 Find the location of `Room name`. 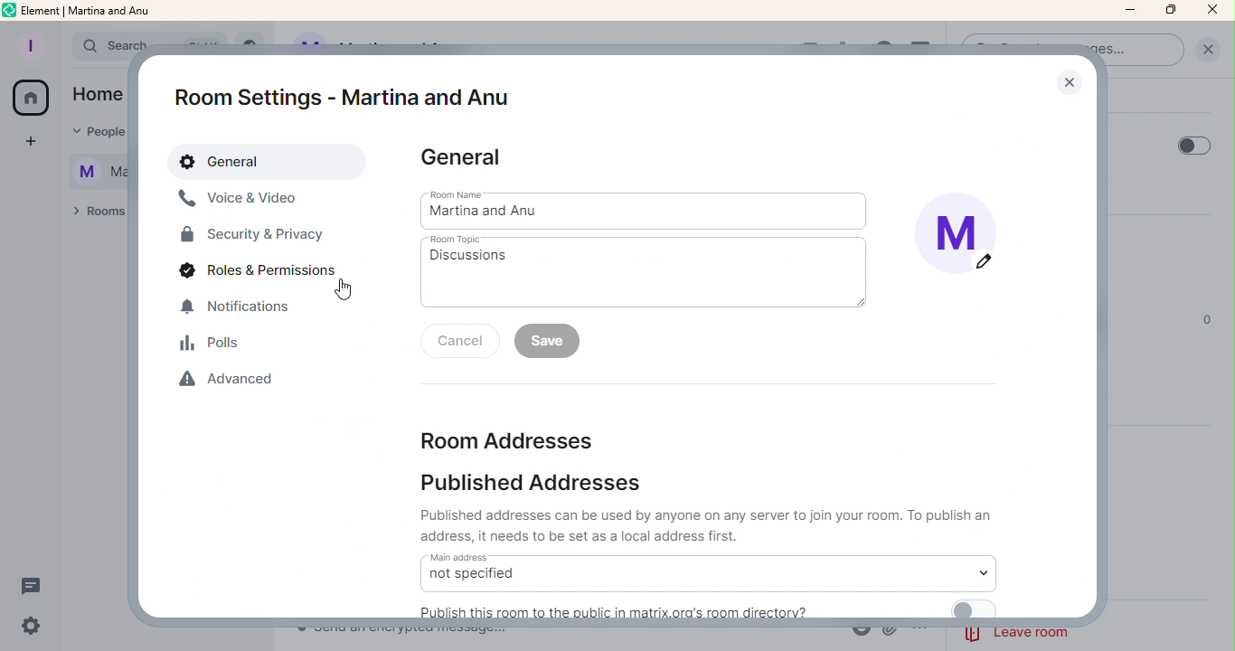

Room name is located at coordinates (646, 209).